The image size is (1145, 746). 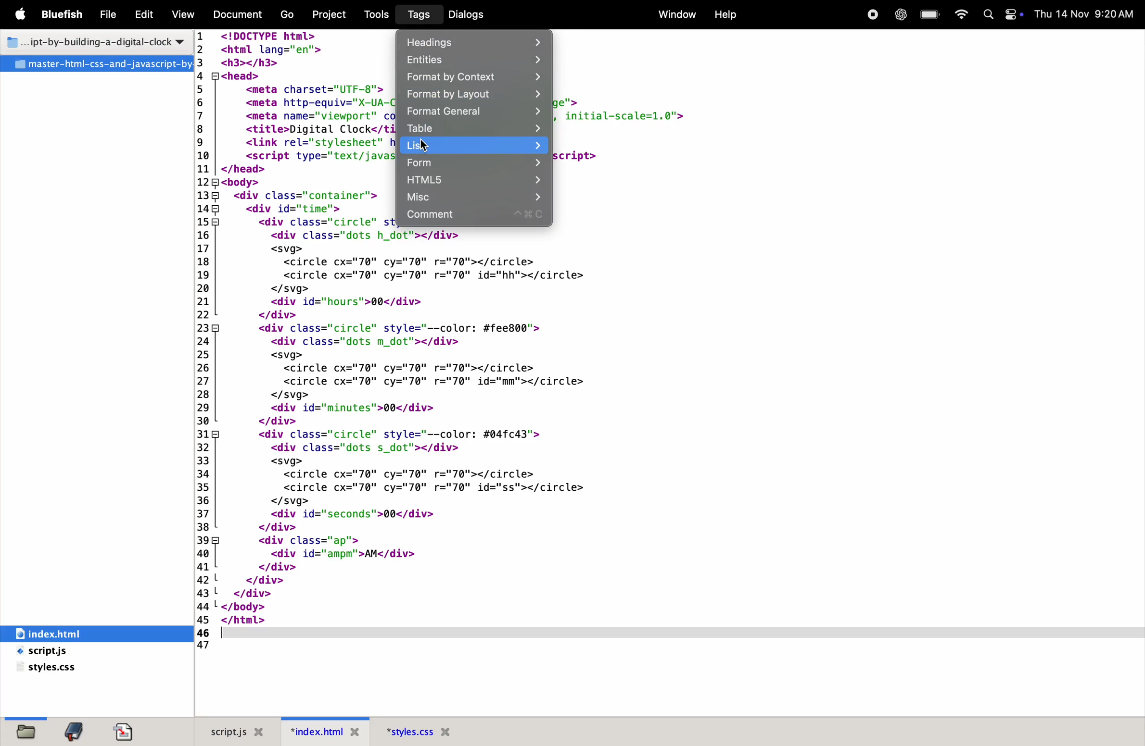 What do you see at coordinates (421, 428) in the screenshot?
I see `code block` at bounding box center [421, 428].